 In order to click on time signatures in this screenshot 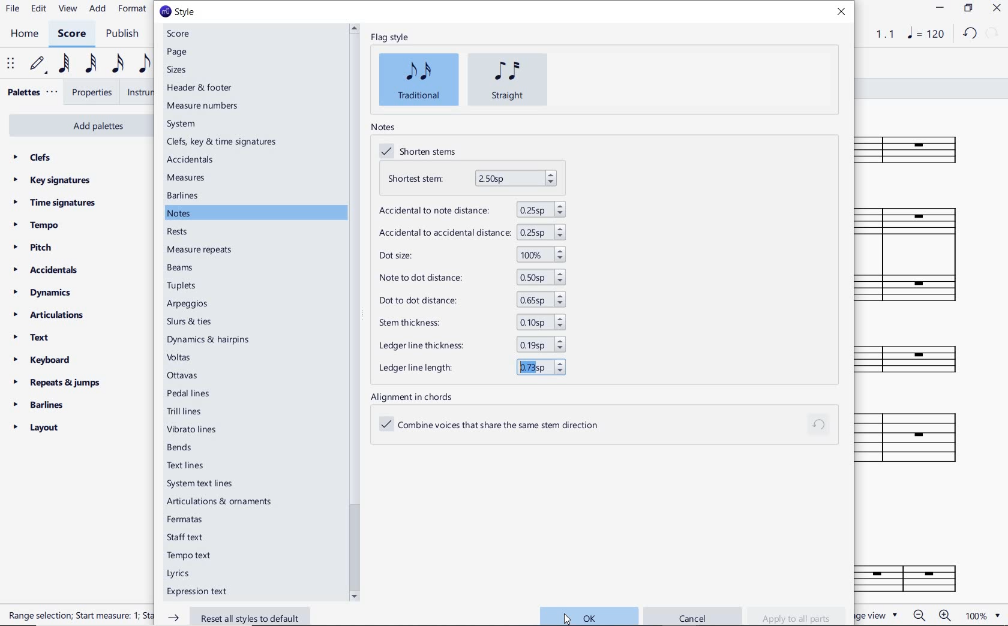, I will do `click(56, 205)`.